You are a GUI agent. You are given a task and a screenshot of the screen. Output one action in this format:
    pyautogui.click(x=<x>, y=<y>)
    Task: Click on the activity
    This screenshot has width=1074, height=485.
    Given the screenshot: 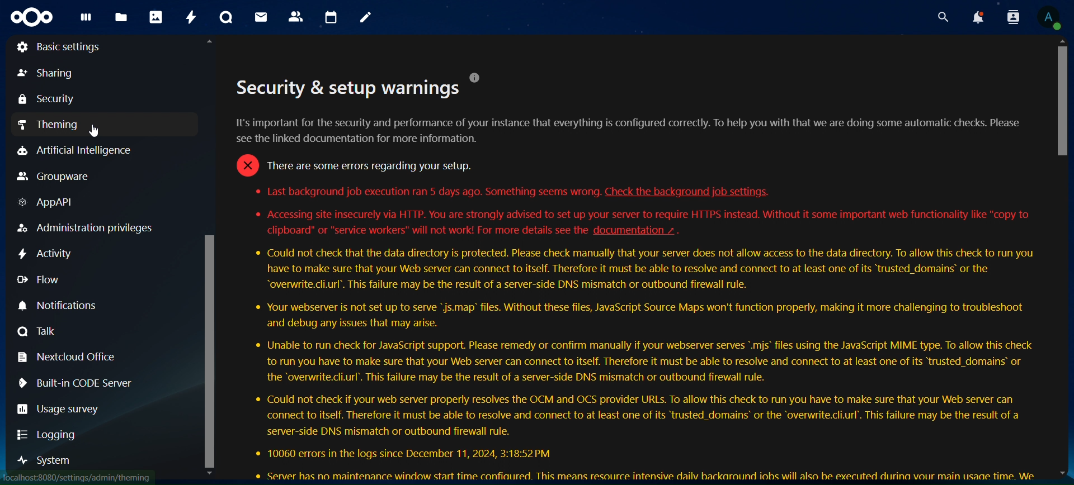 What is the action you would take?
    pyautogui.click(x=46, y=253)
    